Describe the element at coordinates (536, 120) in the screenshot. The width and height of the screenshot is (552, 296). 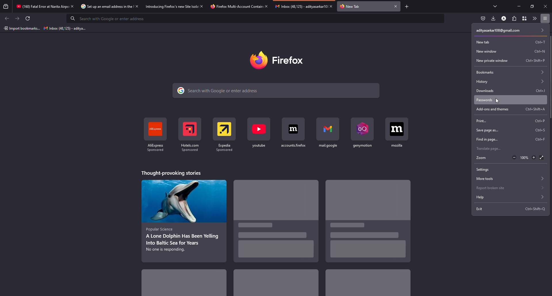
I see `shortcut` at that location.